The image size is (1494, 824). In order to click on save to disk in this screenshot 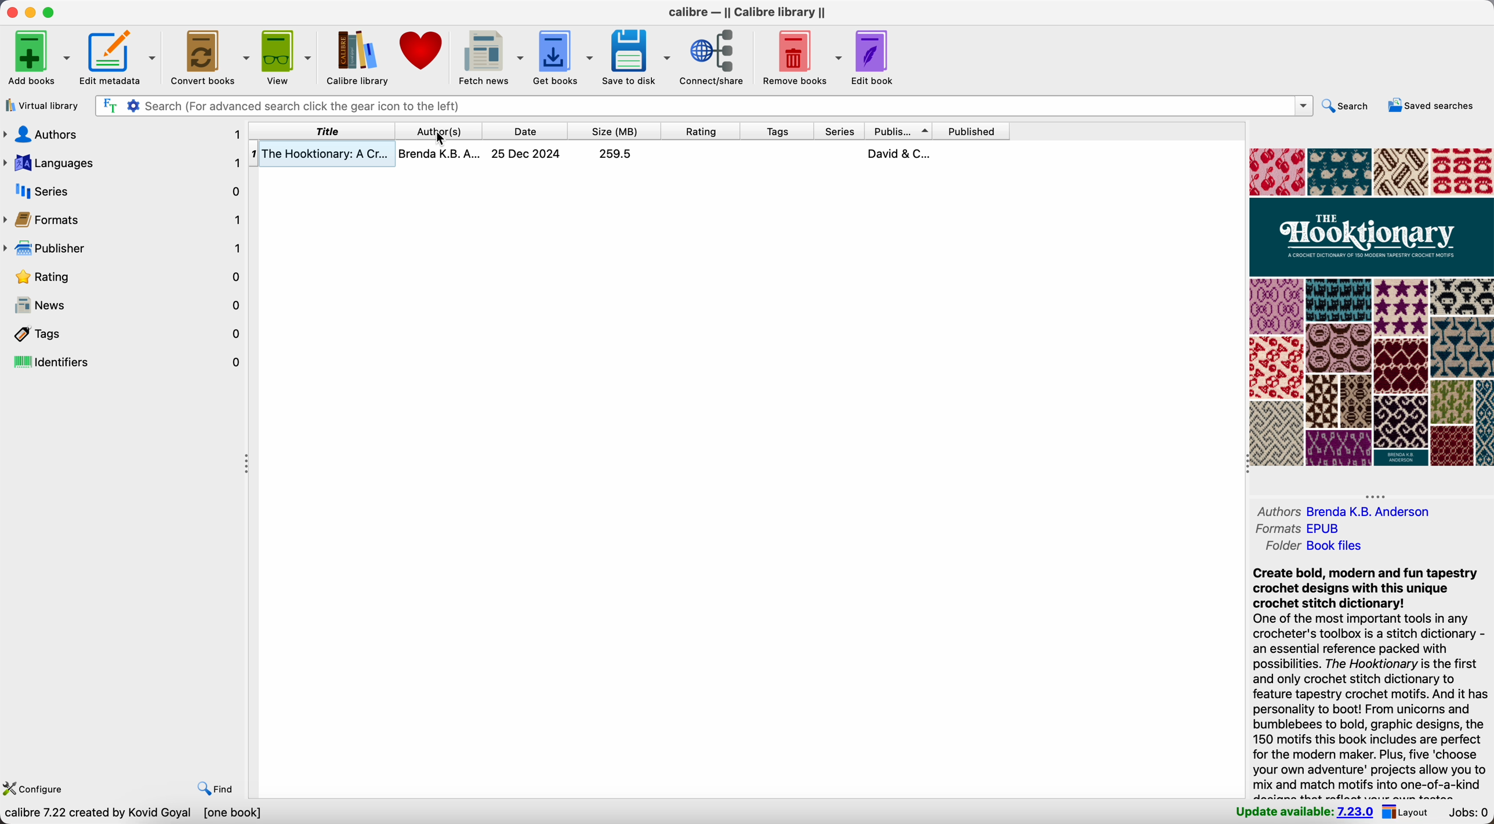, I will do `click(637, 55)`.